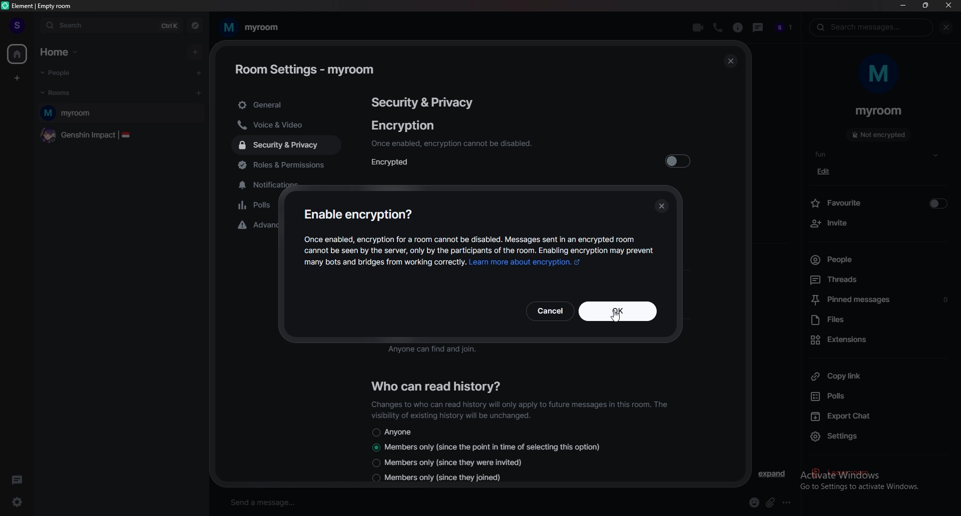 This screenshot has width=961, height=516. I want to click on home, so click(18, 54).